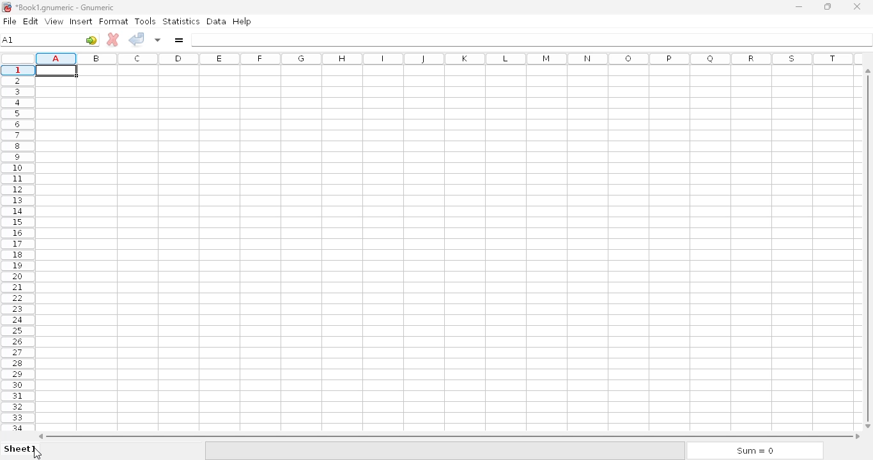 This screenshot has width=873, height=460. Describe the element at coordinates (91, 40) in the screenshot. I see `go-to` at that location.